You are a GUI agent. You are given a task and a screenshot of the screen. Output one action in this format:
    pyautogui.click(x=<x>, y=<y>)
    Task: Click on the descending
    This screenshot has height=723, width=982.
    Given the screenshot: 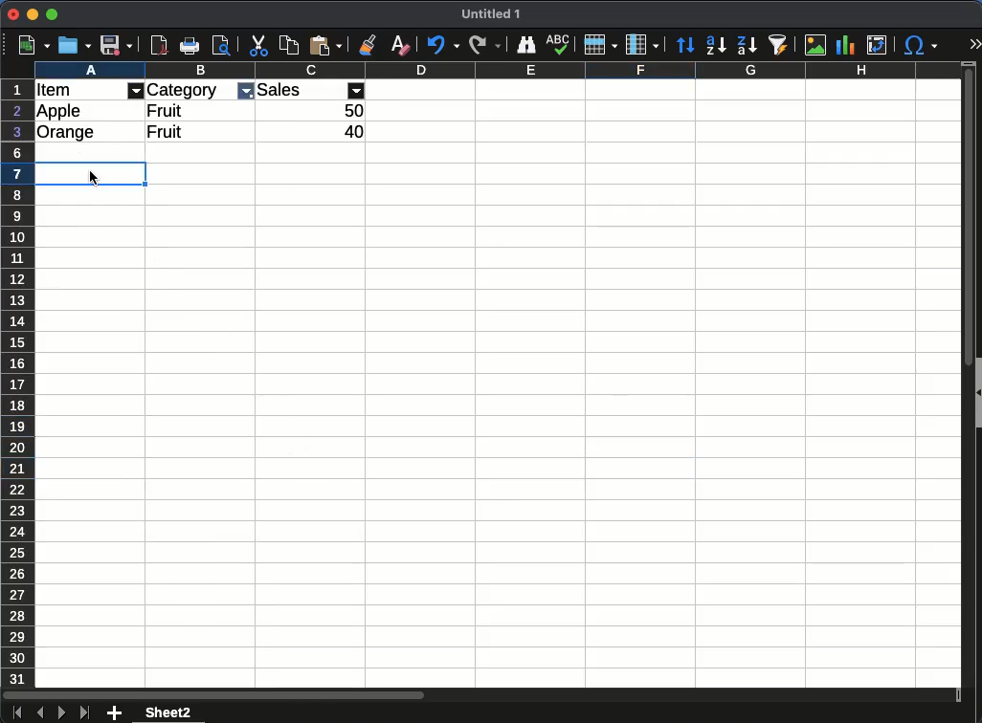 What is the action you would take?
    pyautogui.click(x=715, y=46)
    